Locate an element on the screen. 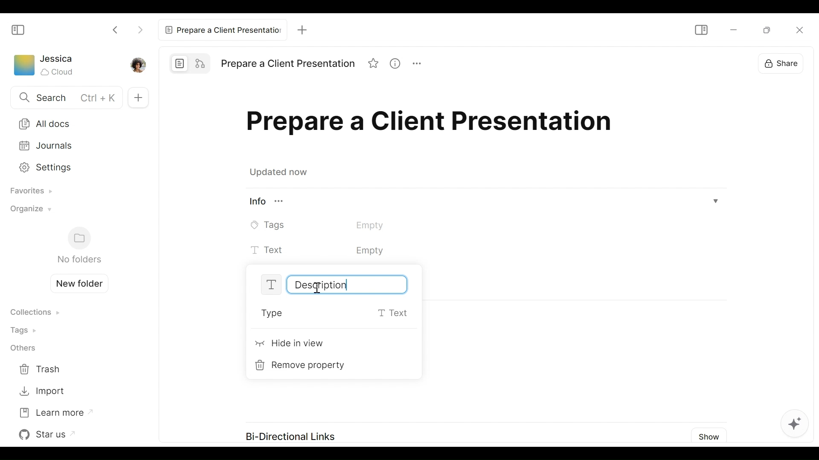 This screenshot has height=460, width=819. Text is located at coordinates (341, 251).